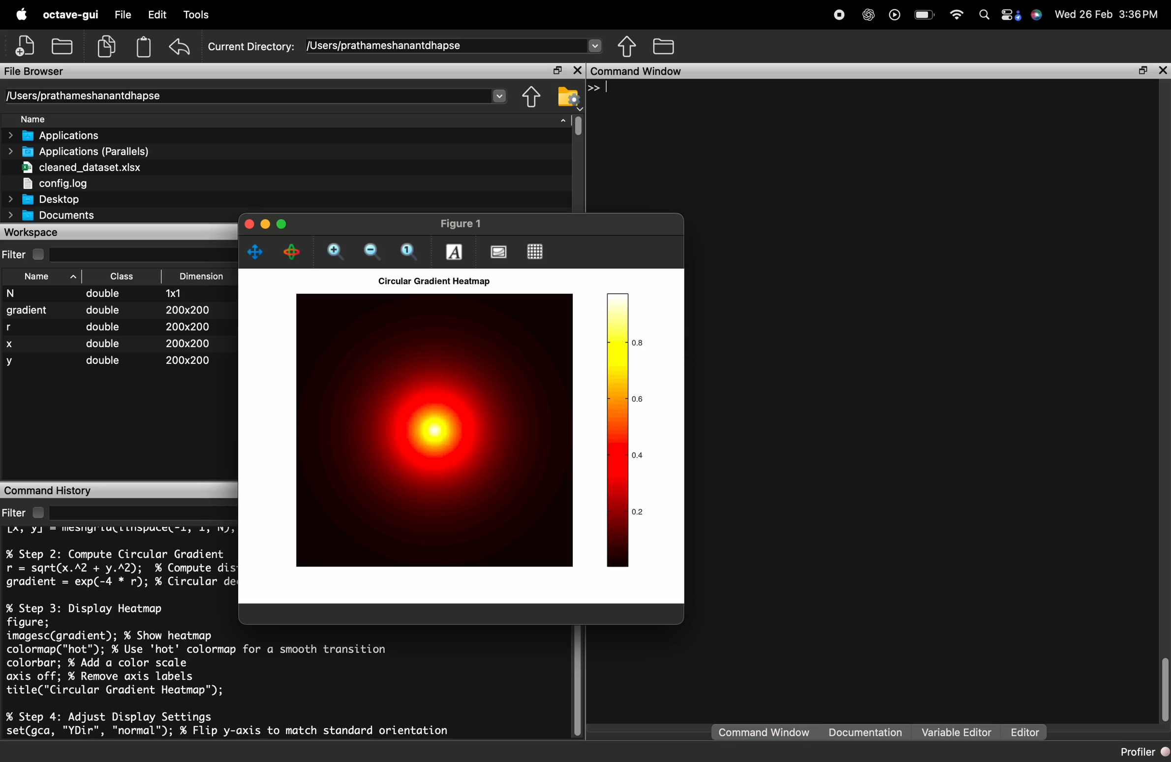  I want to click on 200x200, so click(187, 360).